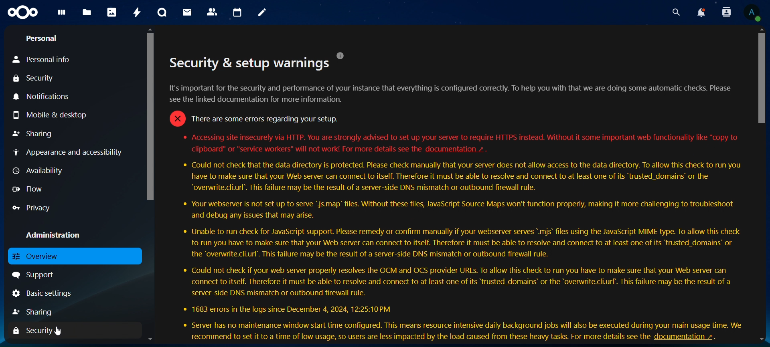 The height and width of the screenshot is (347, 770). Describe the element at coordinates (34, 132) in the screenshot. I see `sharing` at that location.